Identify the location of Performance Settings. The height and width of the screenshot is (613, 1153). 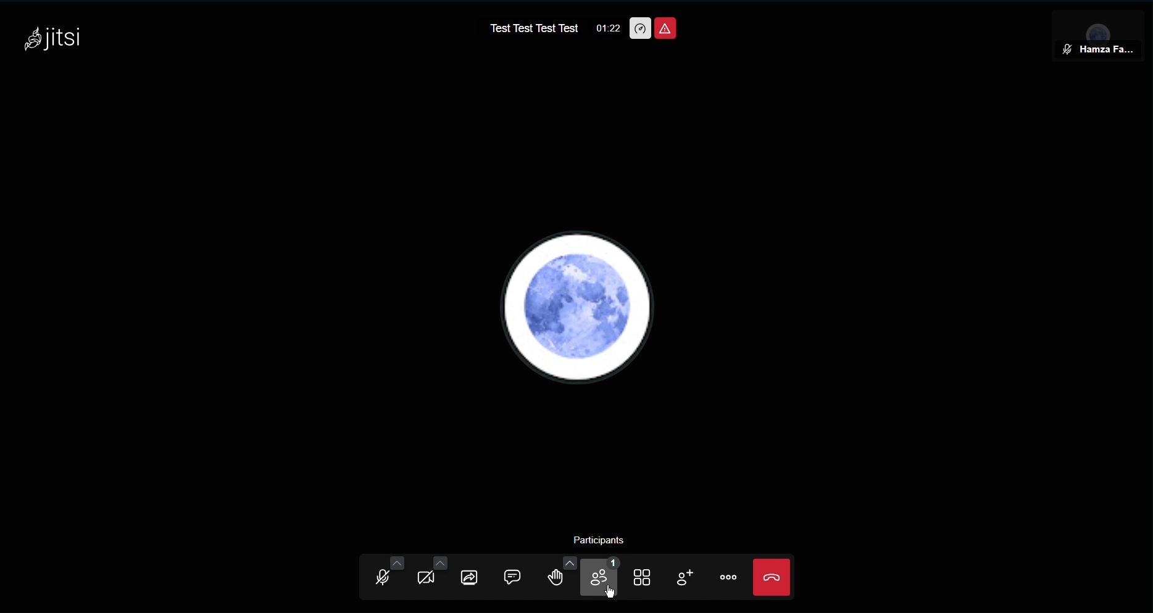
(640, 28).